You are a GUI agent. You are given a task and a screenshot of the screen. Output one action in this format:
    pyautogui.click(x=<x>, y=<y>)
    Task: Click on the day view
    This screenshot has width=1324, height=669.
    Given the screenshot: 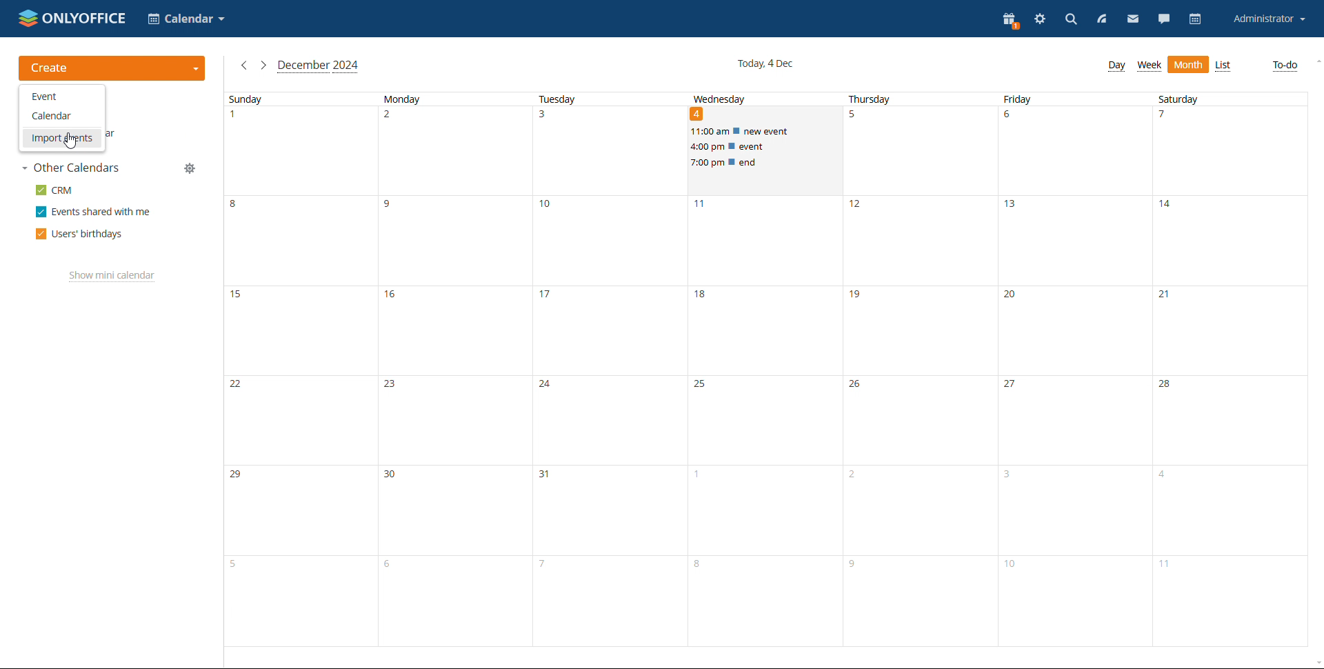 What is the action you would take?
    pyautogui.click(x=1116, y=67)
    